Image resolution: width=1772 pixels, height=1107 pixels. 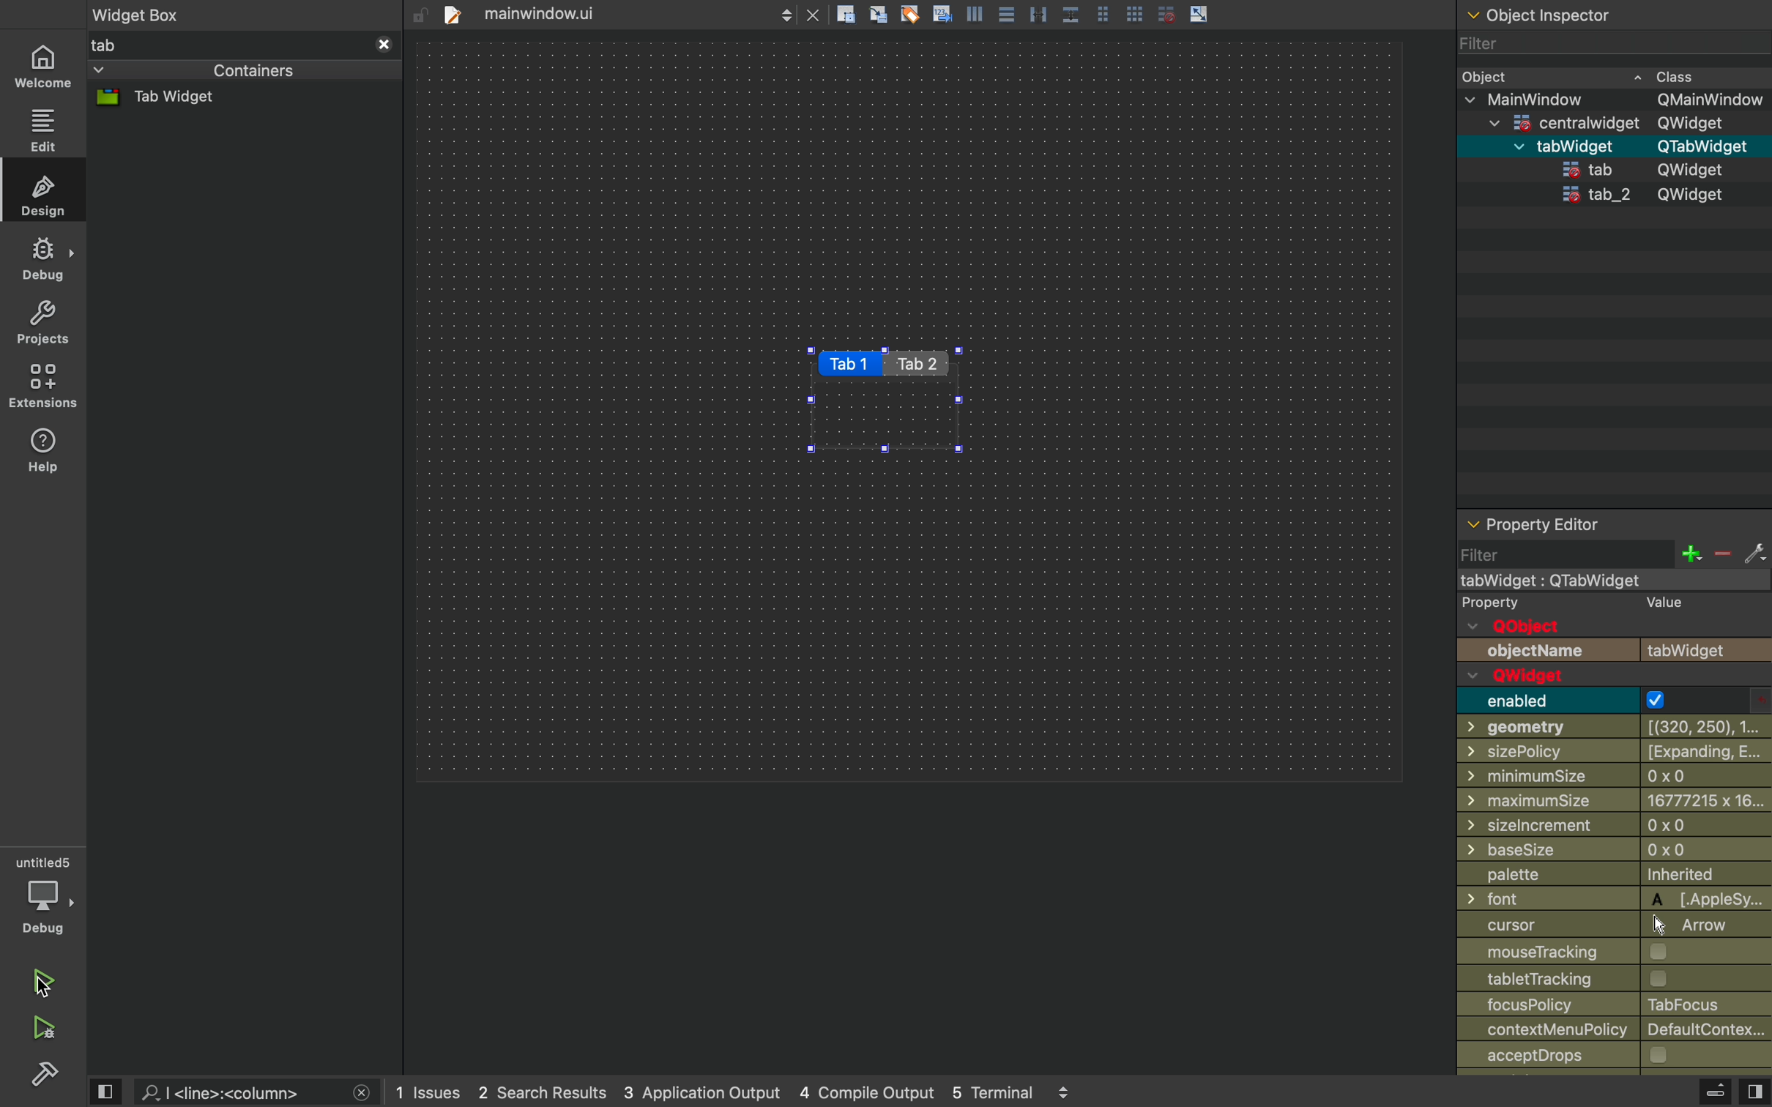 What do you see at coordinates (1005, 13) in the screenshot?
I see `align center` at bounding box center [1005, 13].